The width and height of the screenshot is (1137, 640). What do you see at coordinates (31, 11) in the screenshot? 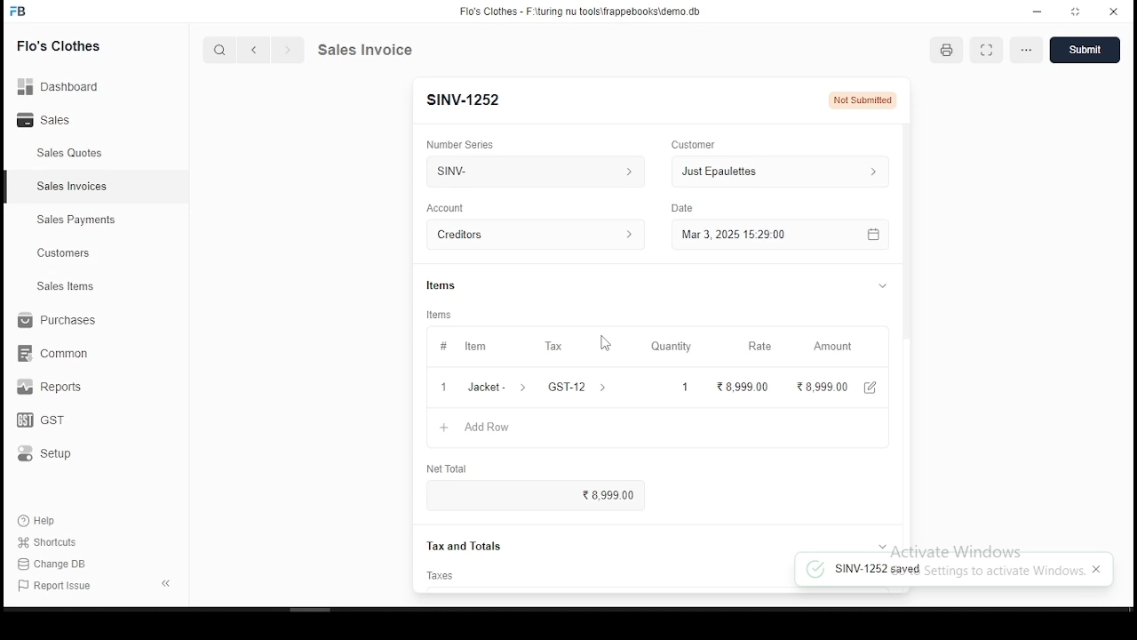
I see `FB` at bounding box center [31, 11].